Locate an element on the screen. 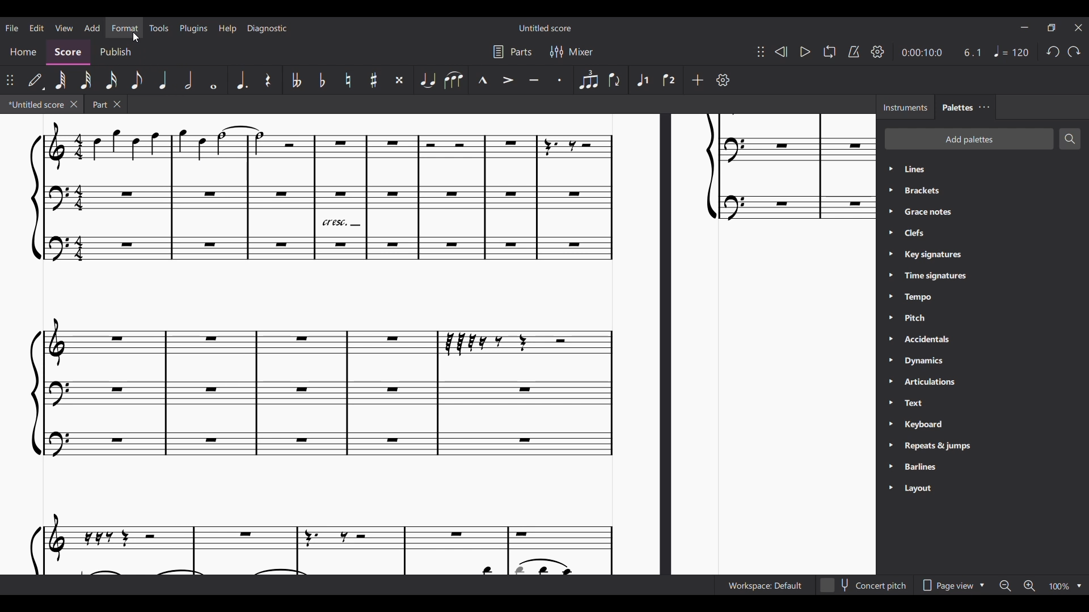 The width and height of the screenshot is (1089, 612). 16th note is located at coordinates (112, 80).